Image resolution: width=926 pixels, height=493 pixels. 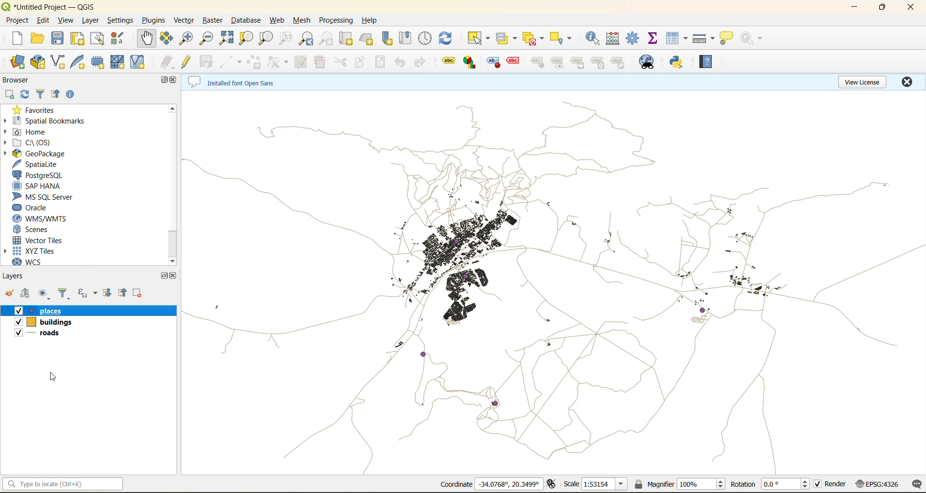 What do you see at coordinates (29, 133) in the screenshot?
I see `home` at bounding box center [29, 133].